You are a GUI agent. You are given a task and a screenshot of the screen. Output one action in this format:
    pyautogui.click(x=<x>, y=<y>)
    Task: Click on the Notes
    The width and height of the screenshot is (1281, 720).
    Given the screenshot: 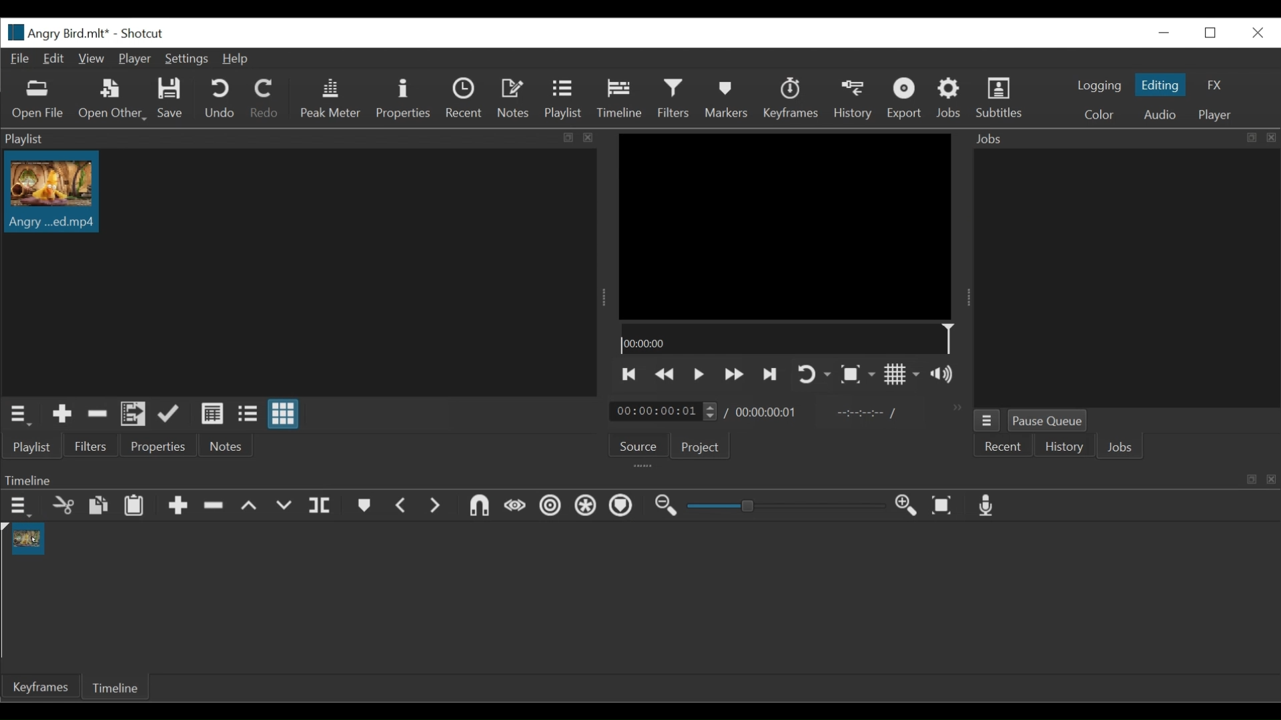 What is the action you would take?
    pyautogui.click(x=224, y=446)
    